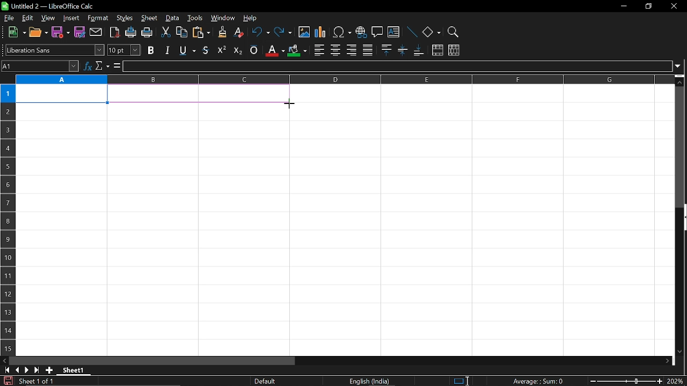 The height and width of the screenshot is (386, 687). Describe the element at coordinates (16, 370) in the screenshot. I see `previous sheet` at that location.